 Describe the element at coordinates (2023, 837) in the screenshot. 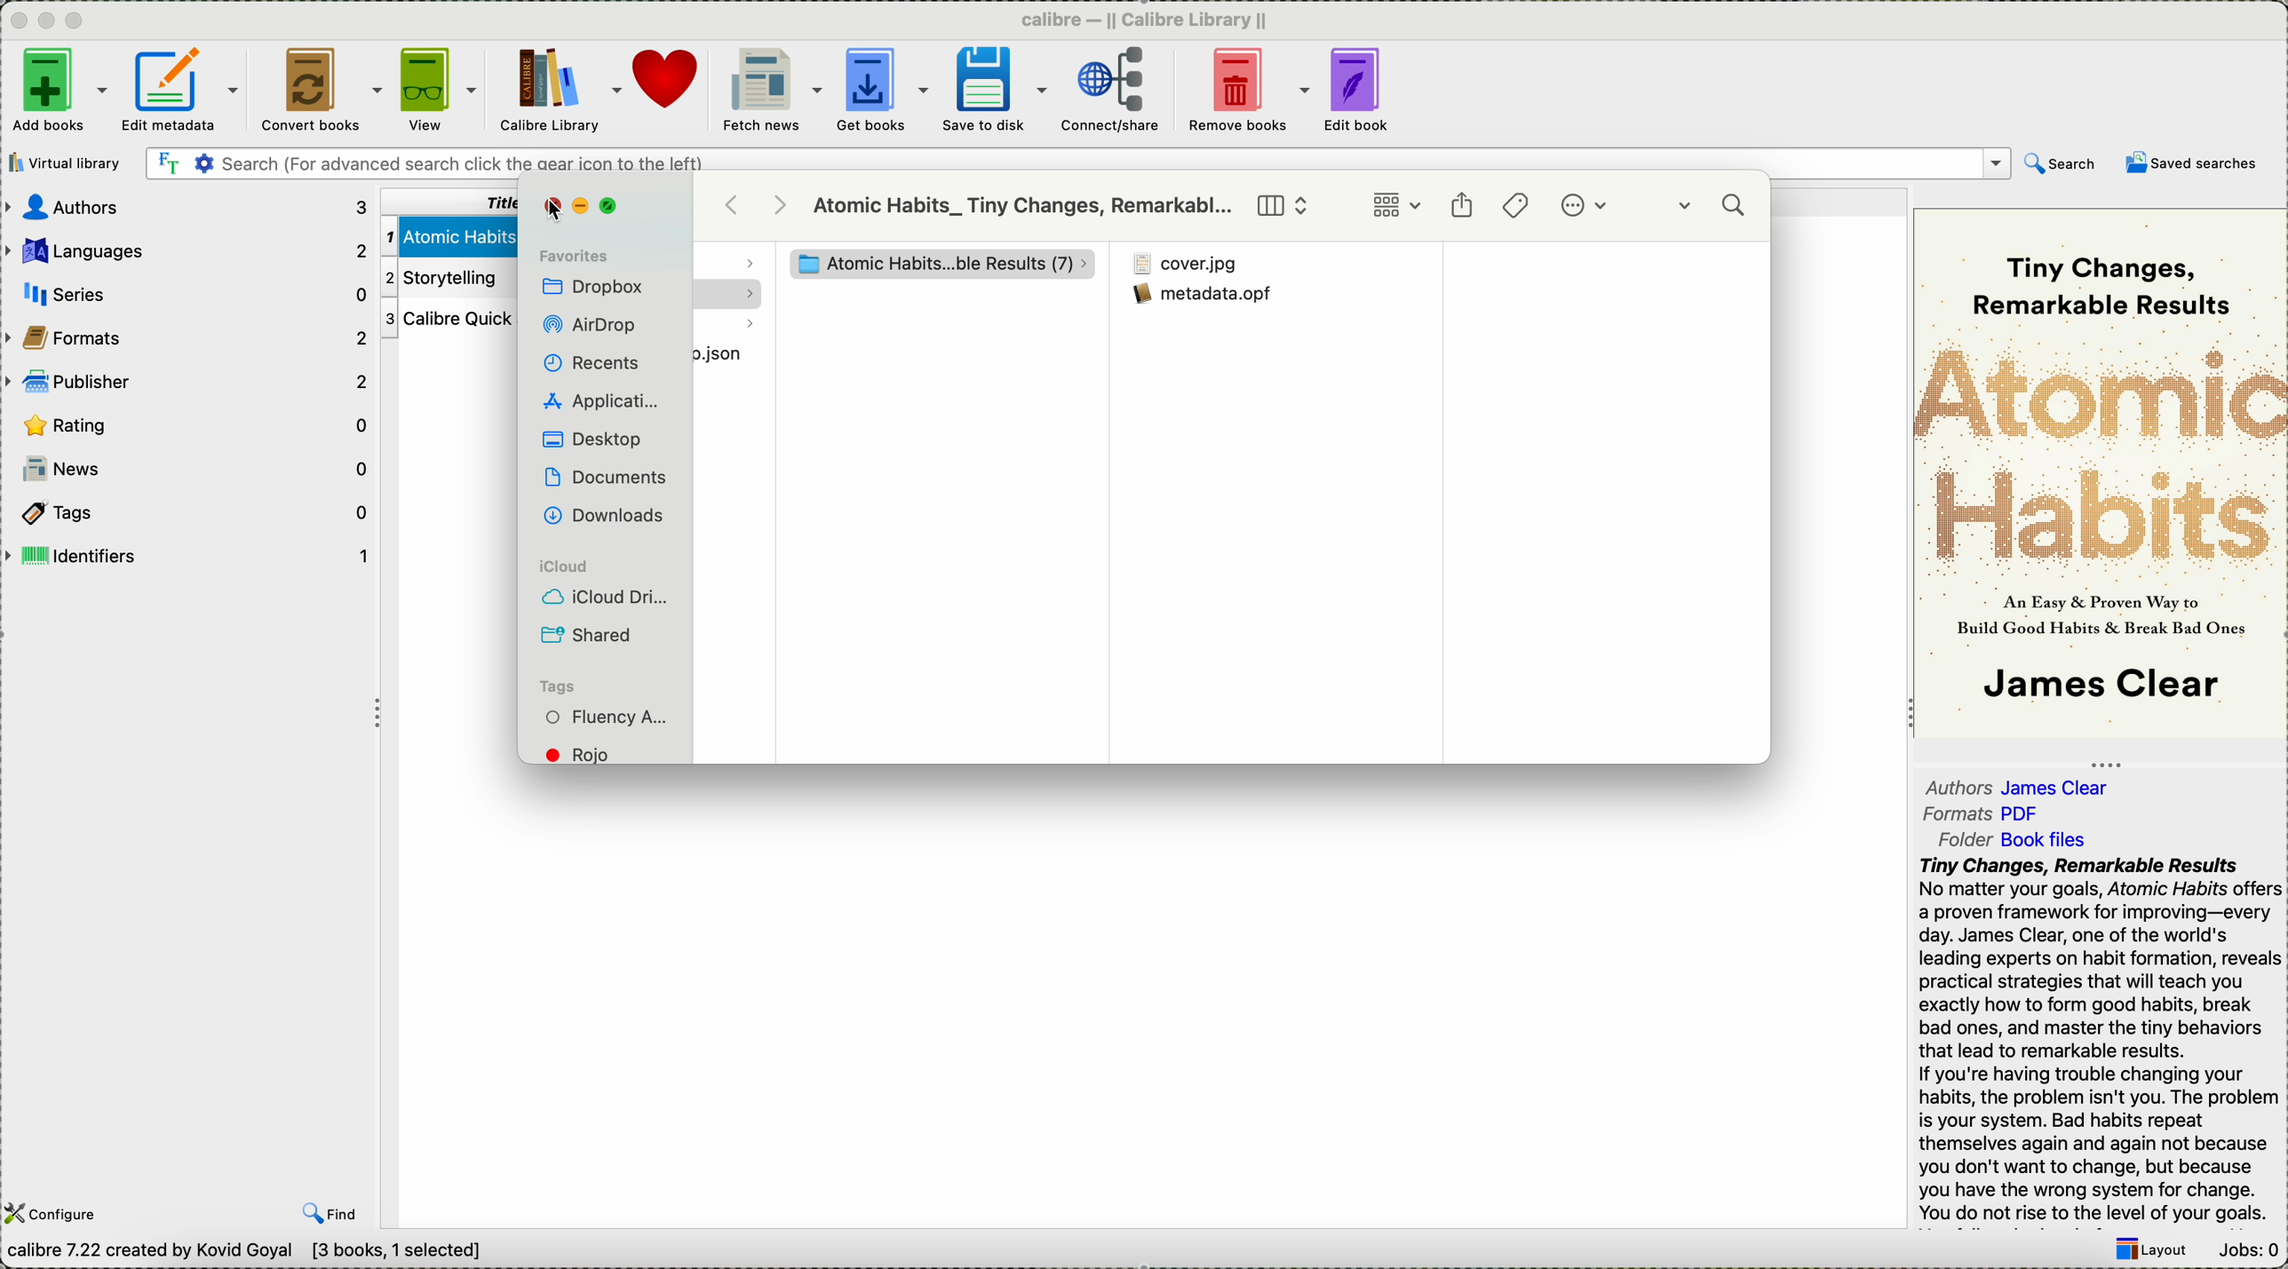

I see `folder` at that location.